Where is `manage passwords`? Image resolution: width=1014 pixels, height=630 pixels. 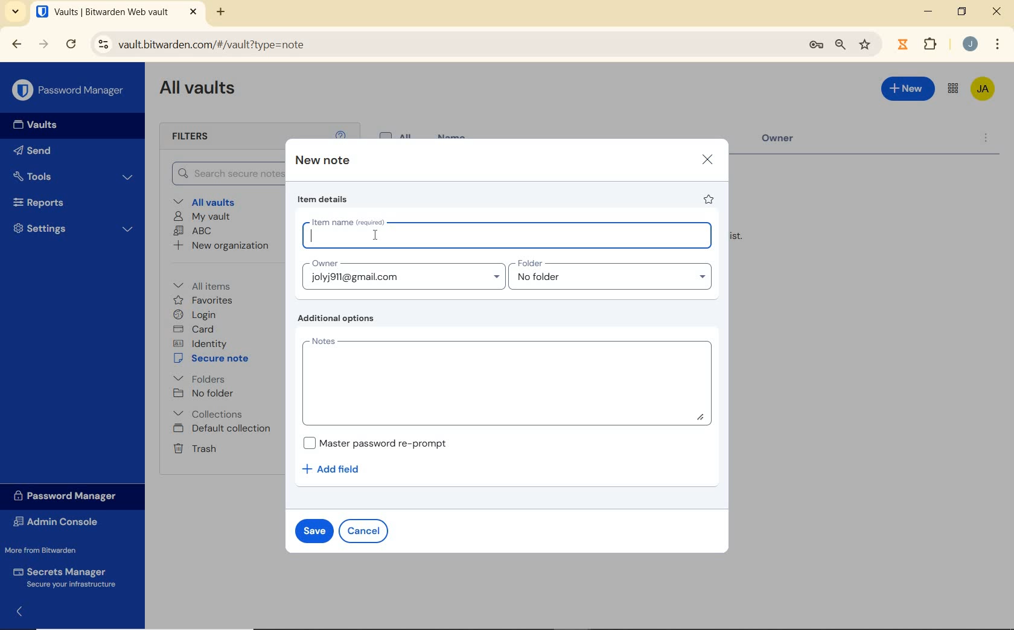 manage passwords is located at coordinates (816, 47).